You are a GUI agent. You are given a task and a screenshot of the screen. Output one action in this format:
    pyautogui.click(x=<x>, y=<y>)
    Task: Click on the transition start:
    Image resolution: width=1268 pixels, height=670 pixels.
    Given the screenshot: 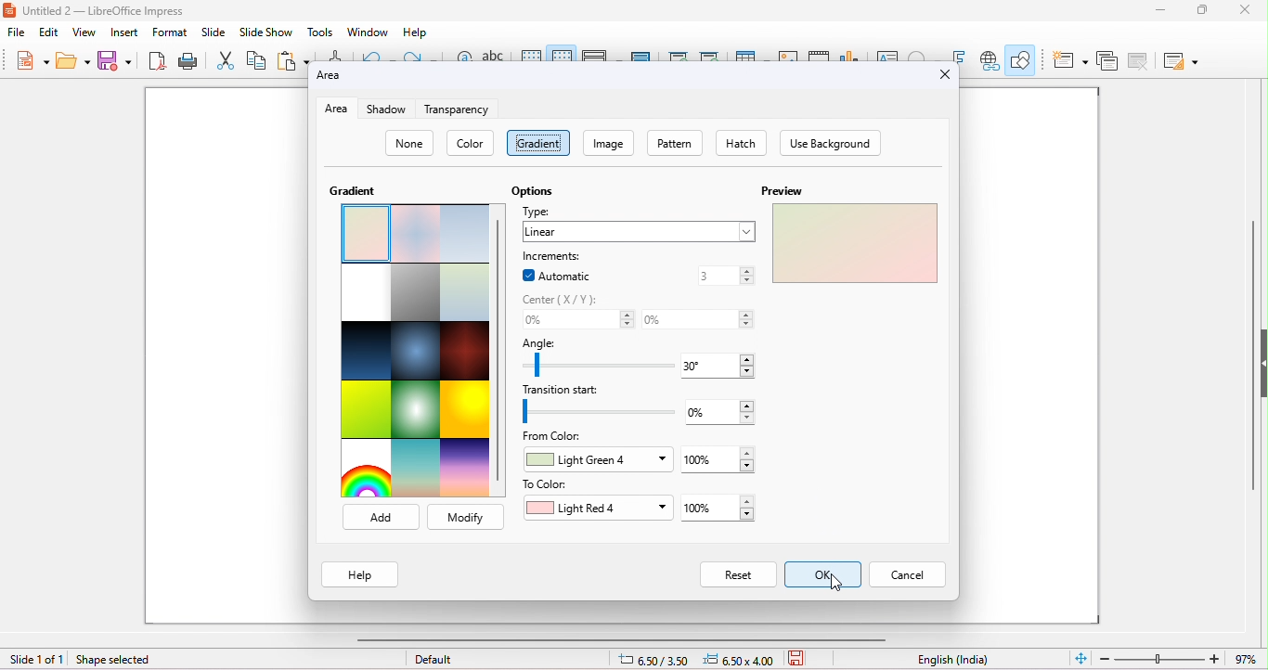 What is the action you would take?
    pyautogui.click(x=574, y=391)
    